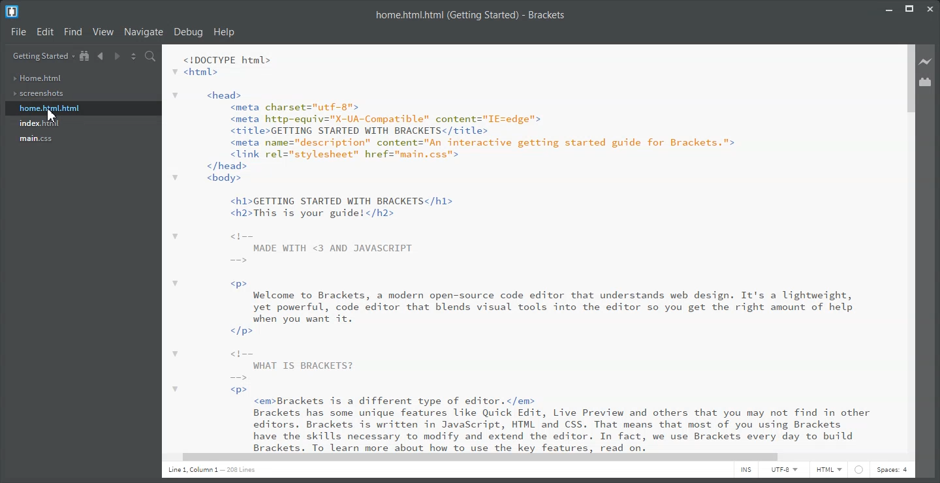 The width and height of the screenshot is (940, 483). What do you see at coordinates (188, 32) in the screenshot?
I see `Debug` at bounding box center [188, 32].